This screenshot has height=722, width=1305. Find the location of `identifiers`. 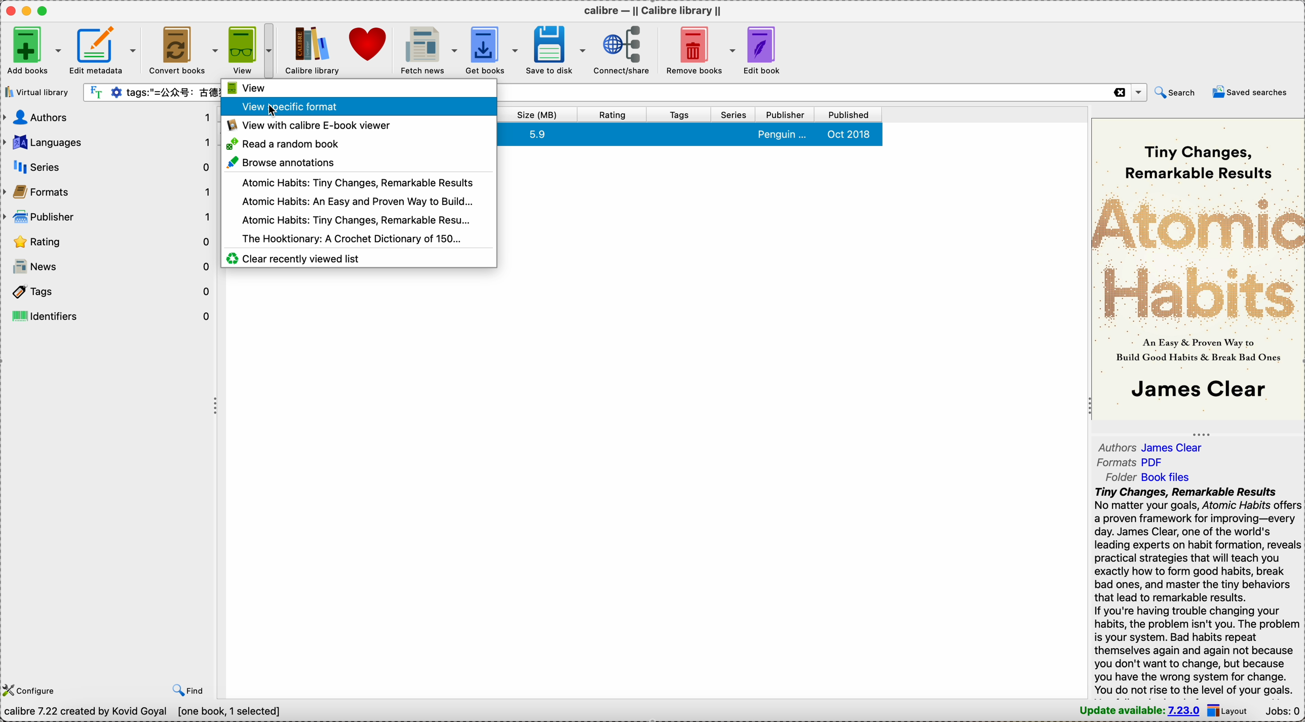

identifiers is located at coordinates (108, 316).